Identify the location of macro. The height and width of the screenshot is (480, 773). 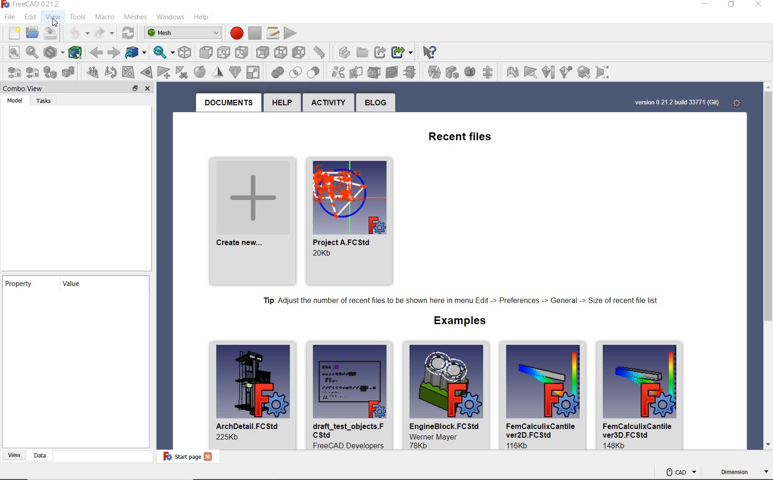
(101, 17).